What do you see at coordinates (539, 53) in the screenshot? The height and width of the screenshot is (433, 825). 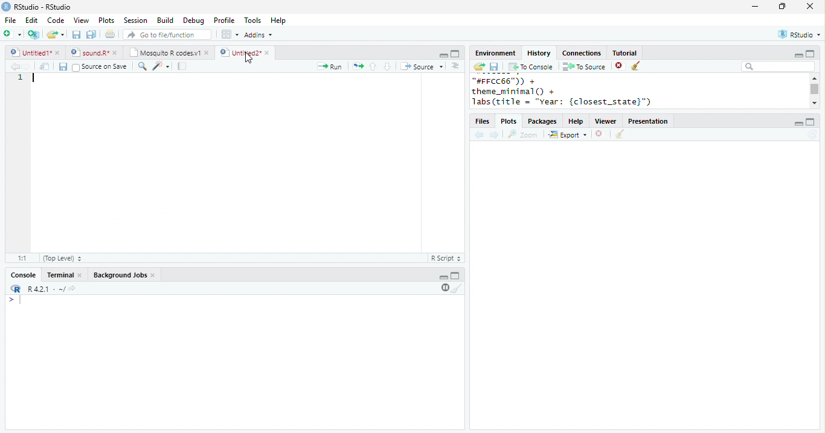 I see `History` at bounding box center [539, 53].